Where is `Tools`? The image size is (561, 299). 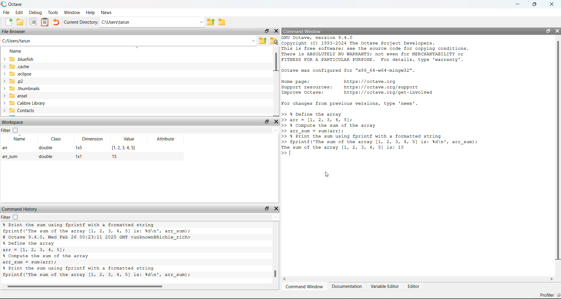
Tools is located at coordinates (53, 12).